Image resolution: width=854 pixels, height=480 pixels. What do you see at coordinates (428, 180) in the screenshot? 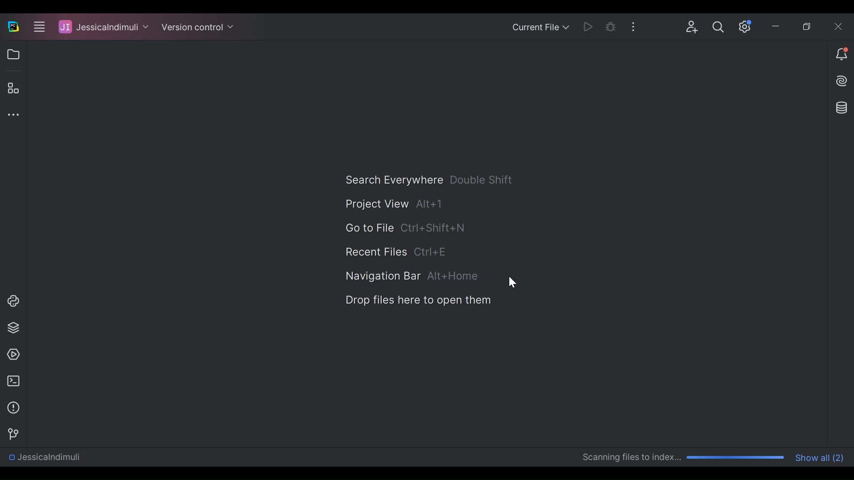
I see `Search Everywhere` at bounding box center [428, 180].